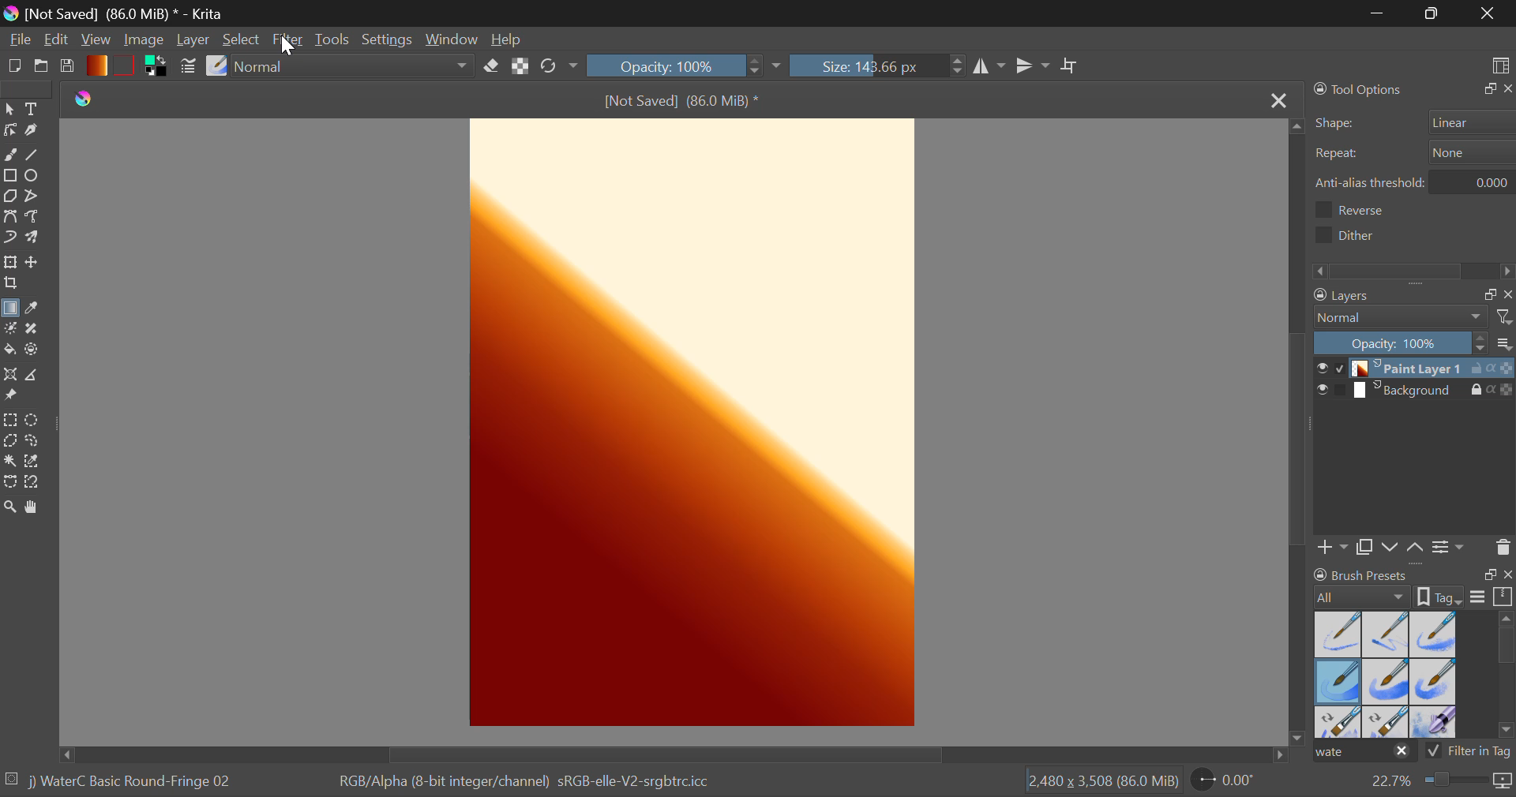  I want to click on move down, so click(1296, 732).